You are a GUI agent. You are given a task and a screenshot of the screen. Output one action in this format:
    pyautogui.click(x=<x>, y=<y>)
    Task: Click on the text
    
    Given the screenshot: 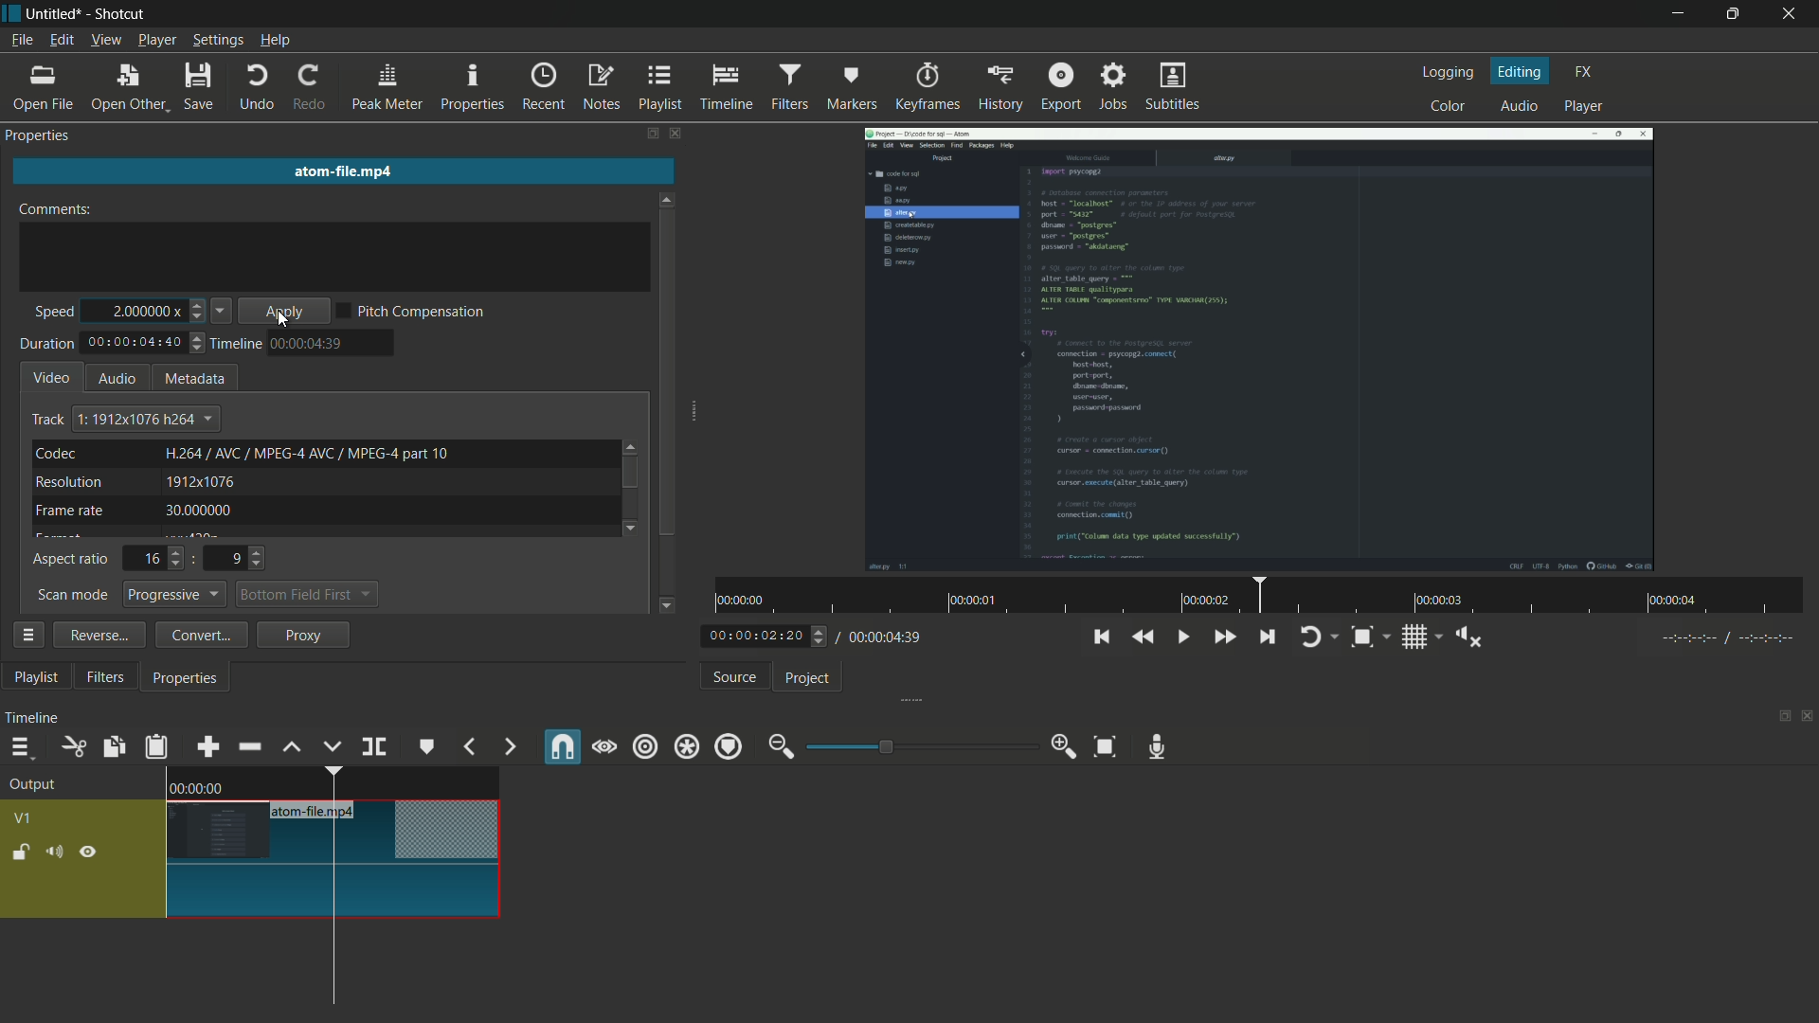 What is the action you would take?
    pyautogui.click(x=307, y=453)
    